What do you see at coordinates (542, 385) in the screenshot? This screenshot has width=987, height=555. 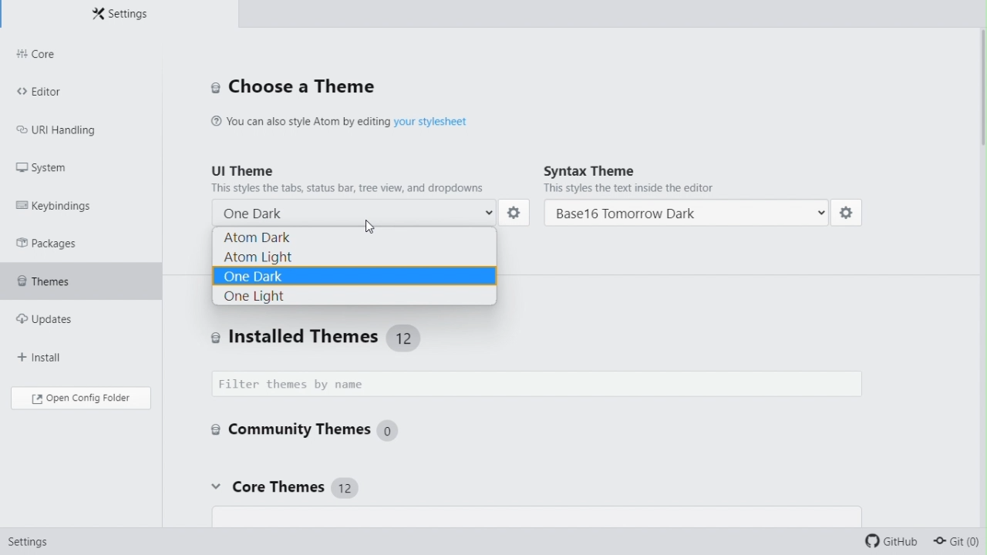 I see `filter themes by name` at bounding box center [542, 385].